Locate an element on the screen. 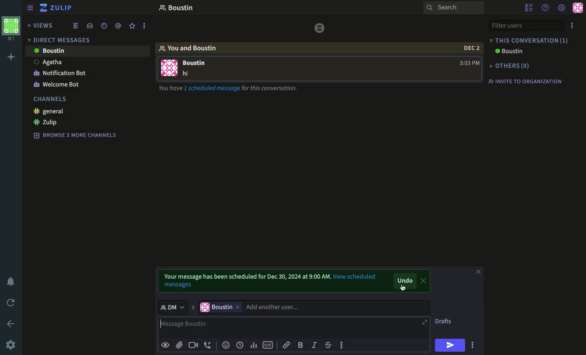  close is located at coordinates (423, 281).